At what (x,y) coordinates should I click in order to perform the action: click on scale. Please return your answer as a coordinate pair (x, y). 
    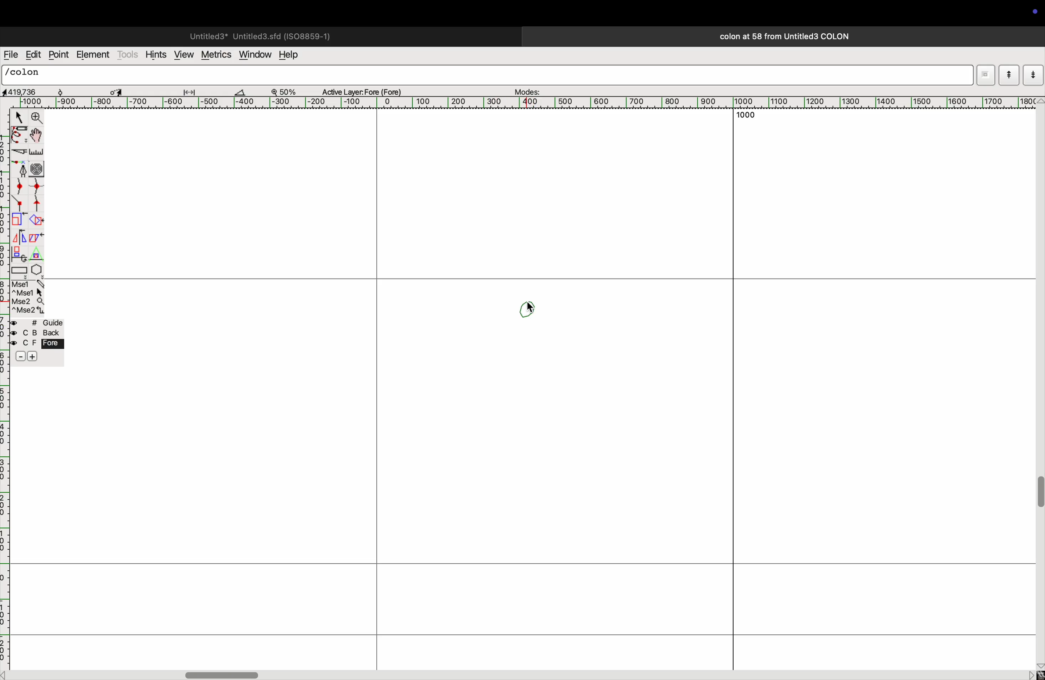
    Looking at the image, I should click on (37, 153).